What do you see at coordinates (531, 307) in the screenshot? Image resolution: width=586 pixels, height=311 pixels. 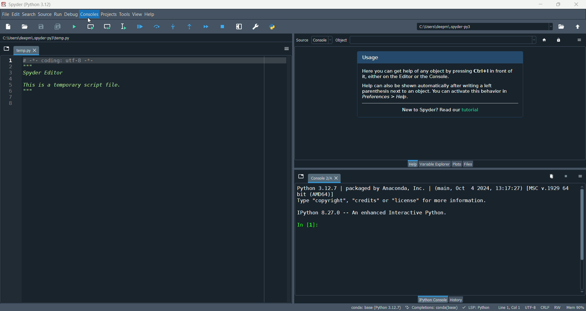 I see `UTF-8` at bounding box center [531, 307].